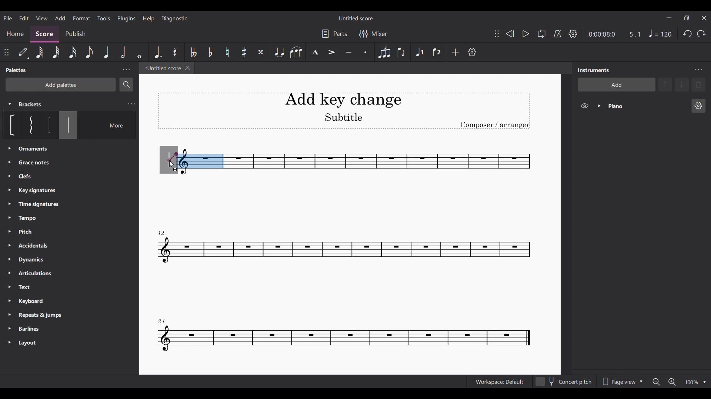 This screenshot has width=711, height=399. What do you see at coordinates (436, 52) in the screenshot?
I see `Voice 2` at bounding box center [436, 52].